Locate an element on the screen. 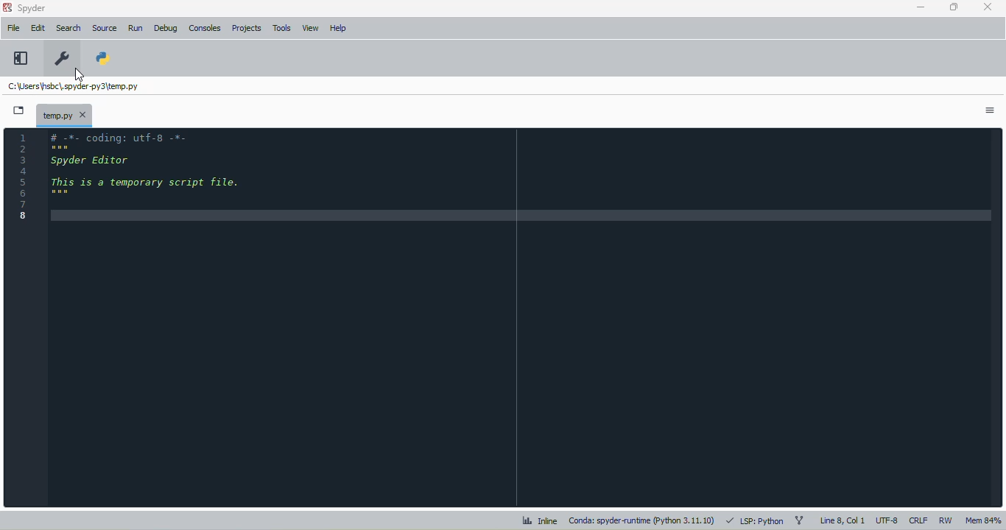 The image size is (1006, 530). code editor is located at coordinates (206, 177).